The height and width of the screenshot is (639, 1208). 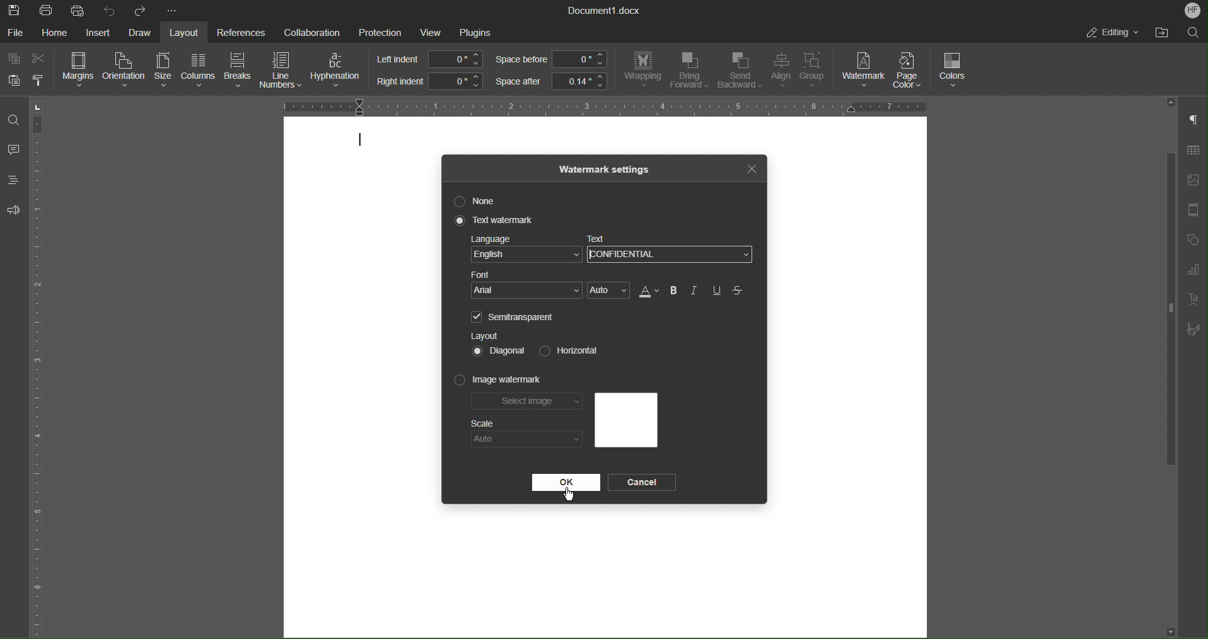 I want to click on Comment, so click(x=14, y=151).